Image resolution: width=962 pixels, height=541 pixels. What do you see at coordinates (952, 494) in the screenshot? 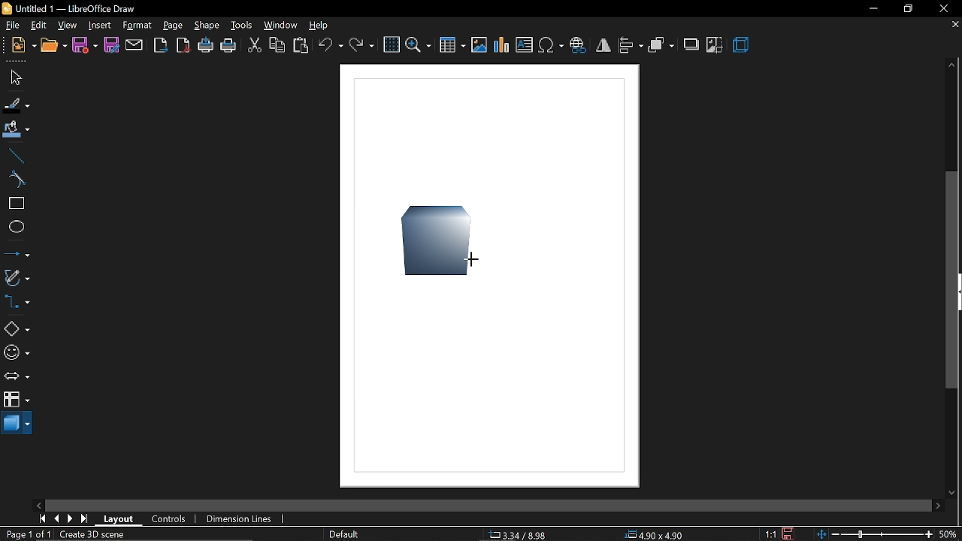
I see `move down` at bounding box center [952, 494].